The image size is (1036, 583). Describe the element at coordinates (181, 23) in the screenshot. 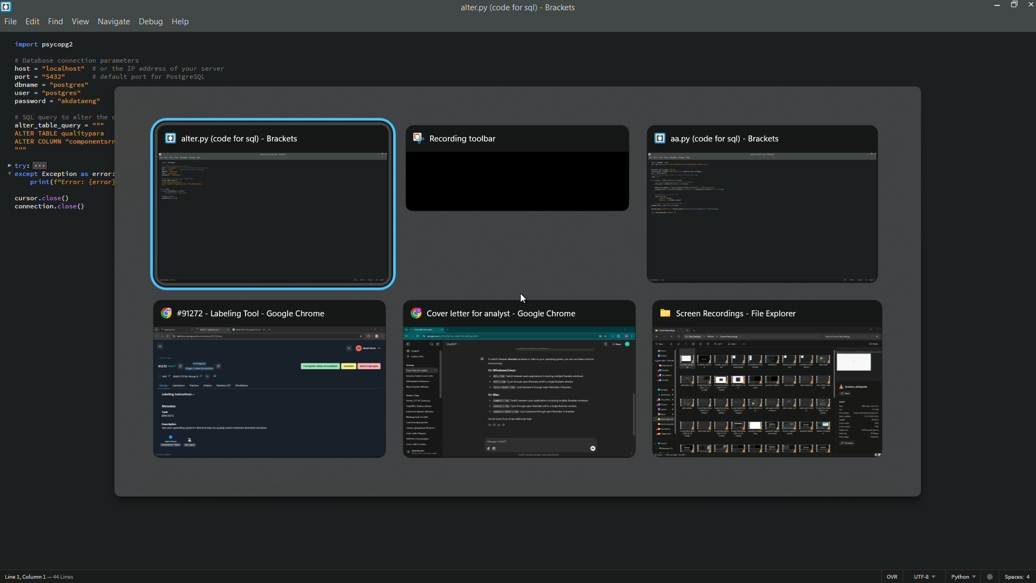

I see `help menu` at that location.